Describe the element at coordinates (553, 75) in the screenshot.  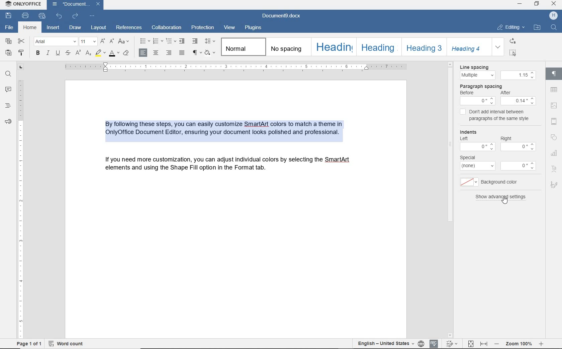
I see `PARAGRAPH SETTINGS` at that location.